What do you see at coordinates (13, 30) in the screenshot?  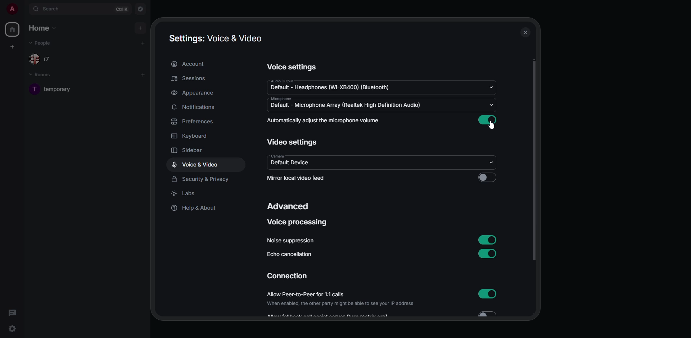 I see `home` at bounding box center [13, 30].